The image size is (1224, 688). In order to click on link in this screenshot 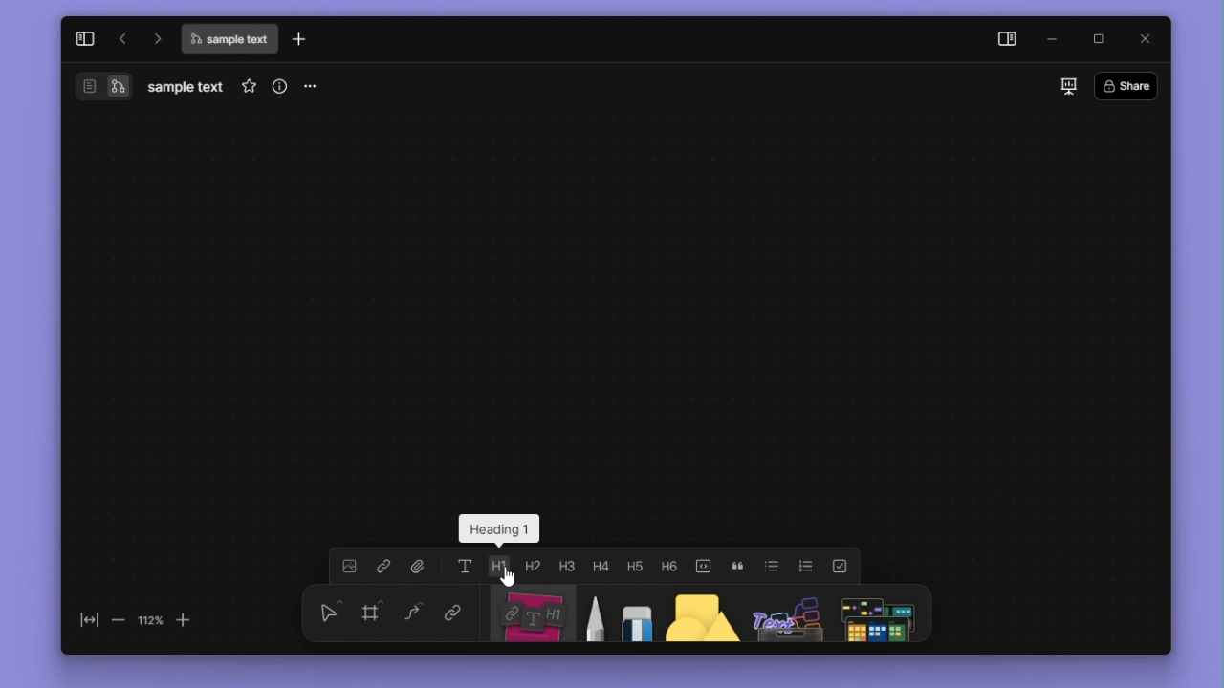, I will do `click(453, 611)`.